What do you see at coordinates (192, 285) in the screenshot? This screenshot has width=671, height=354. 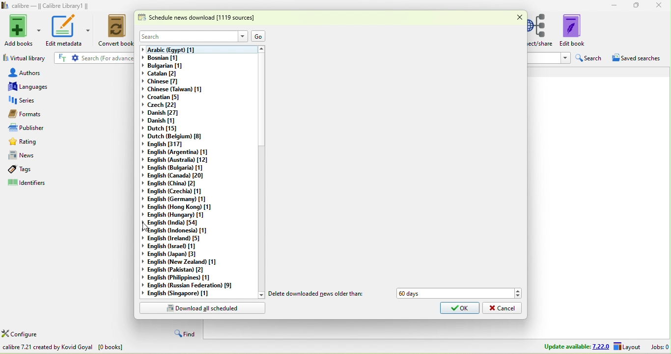 I see `english(russian federation)[9]` at bounding box center [192, 285].